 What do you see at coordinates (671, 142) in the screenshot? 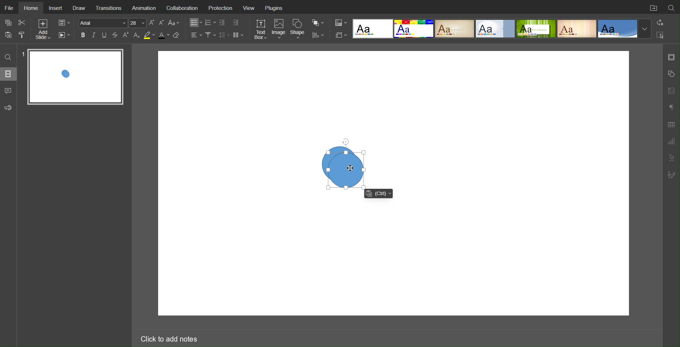
I see `Paragraph Settings` at bounding box center [671, 142].